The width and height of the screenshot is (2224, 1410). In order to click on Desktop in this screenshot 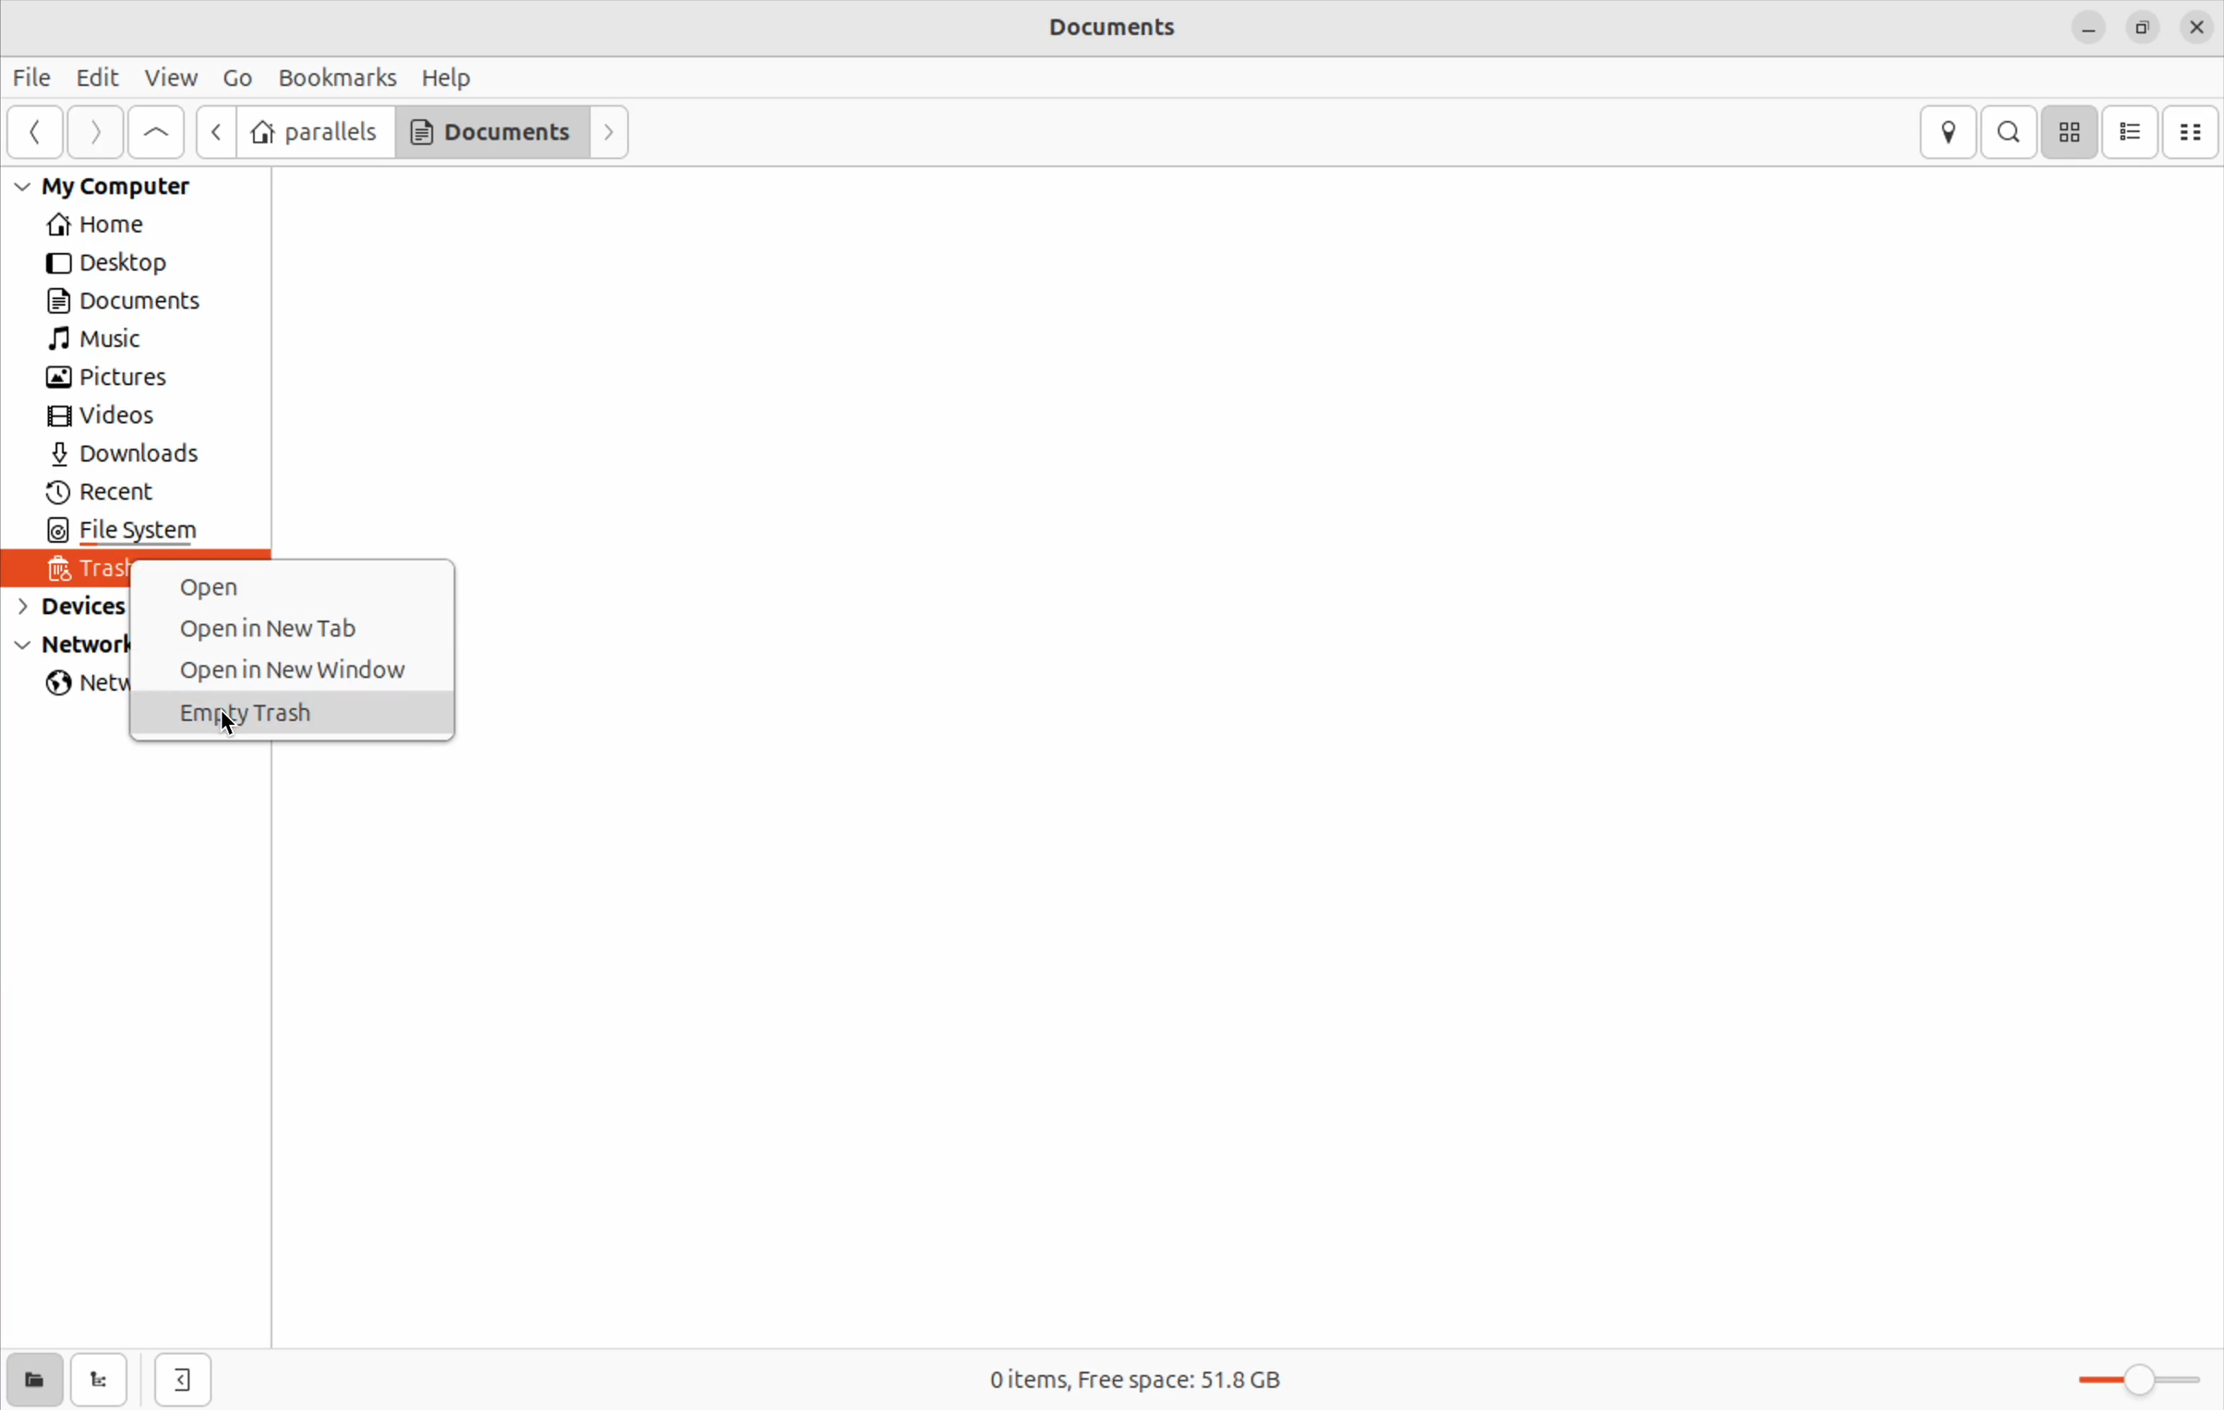, I will do `click(123, 260)`.